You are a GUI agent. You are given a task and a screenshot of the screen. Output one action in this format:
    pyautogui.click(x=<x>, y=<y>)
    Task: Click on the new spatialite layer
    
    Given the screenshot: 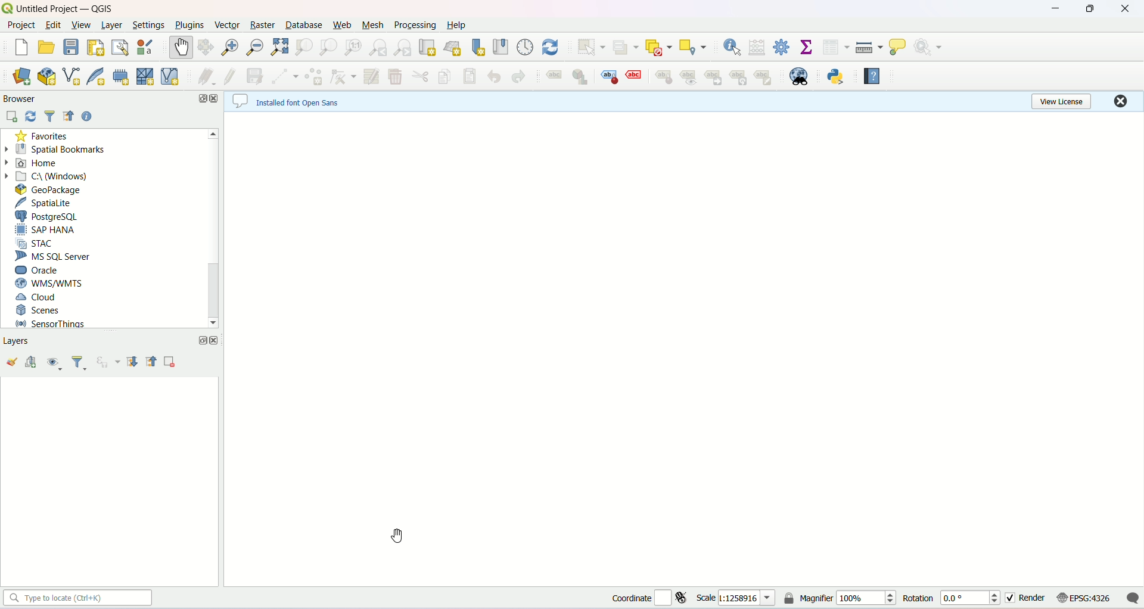 What is the action you would take?
    pyautogui.click(x=96, y=74)
    